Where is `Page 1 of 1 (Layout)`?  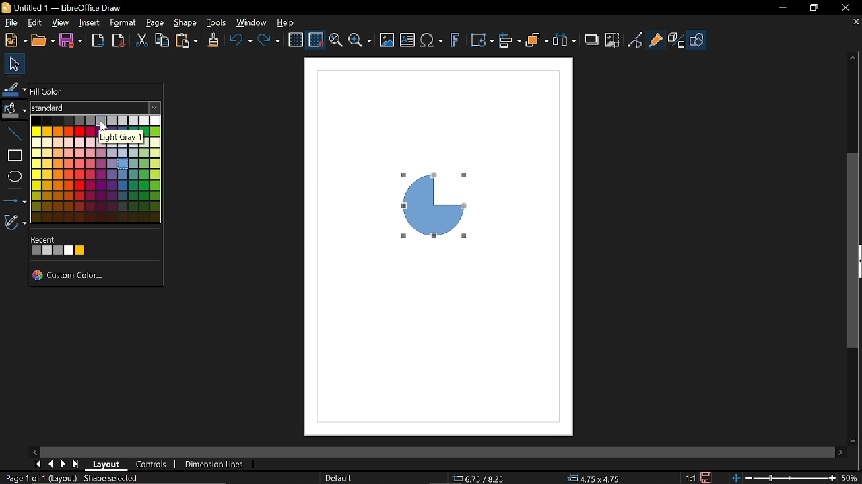
Page 1 of 1 (Layout) is located at coordinates (39, 477).